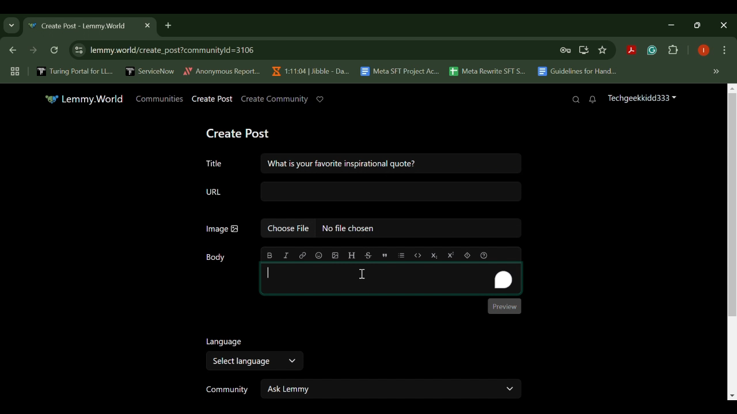 The height and width of the screenshot is (414, 737). What do you see at coordinates (631, 51) in the screenshot?
I see `Acrobat Extension` at bounding box center [631, 51].